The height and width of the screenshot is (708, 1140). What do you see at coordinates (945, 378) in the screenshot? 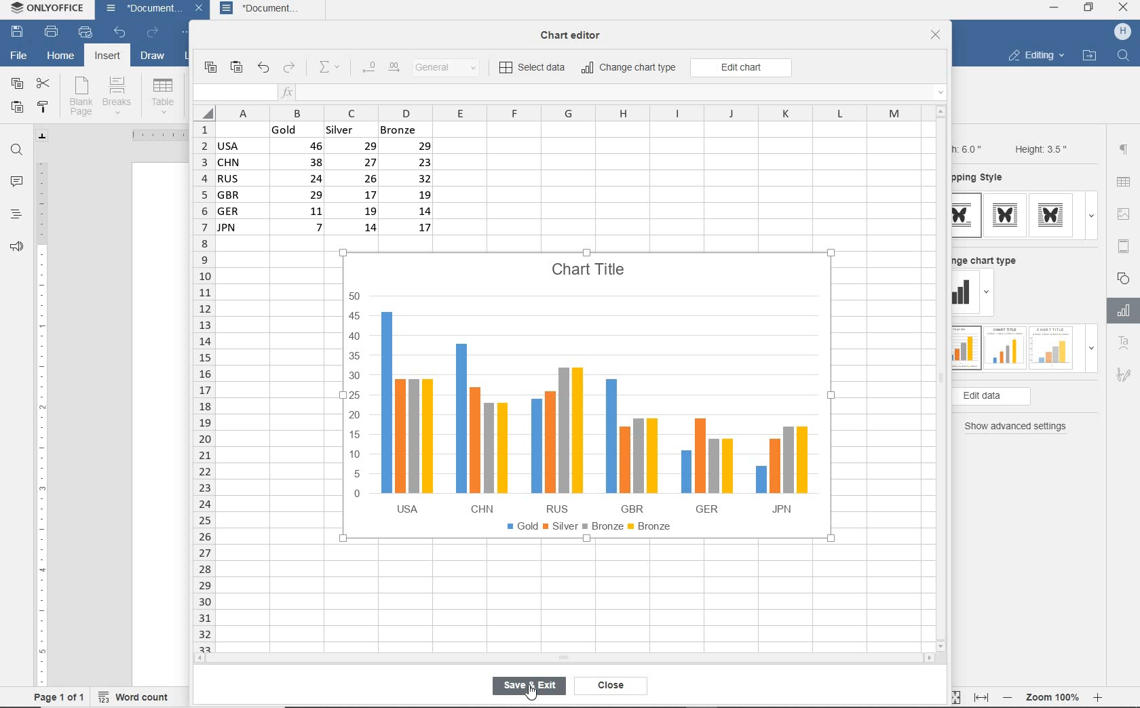
I see `vertical scroll bar` at bounding box center [945, 378].